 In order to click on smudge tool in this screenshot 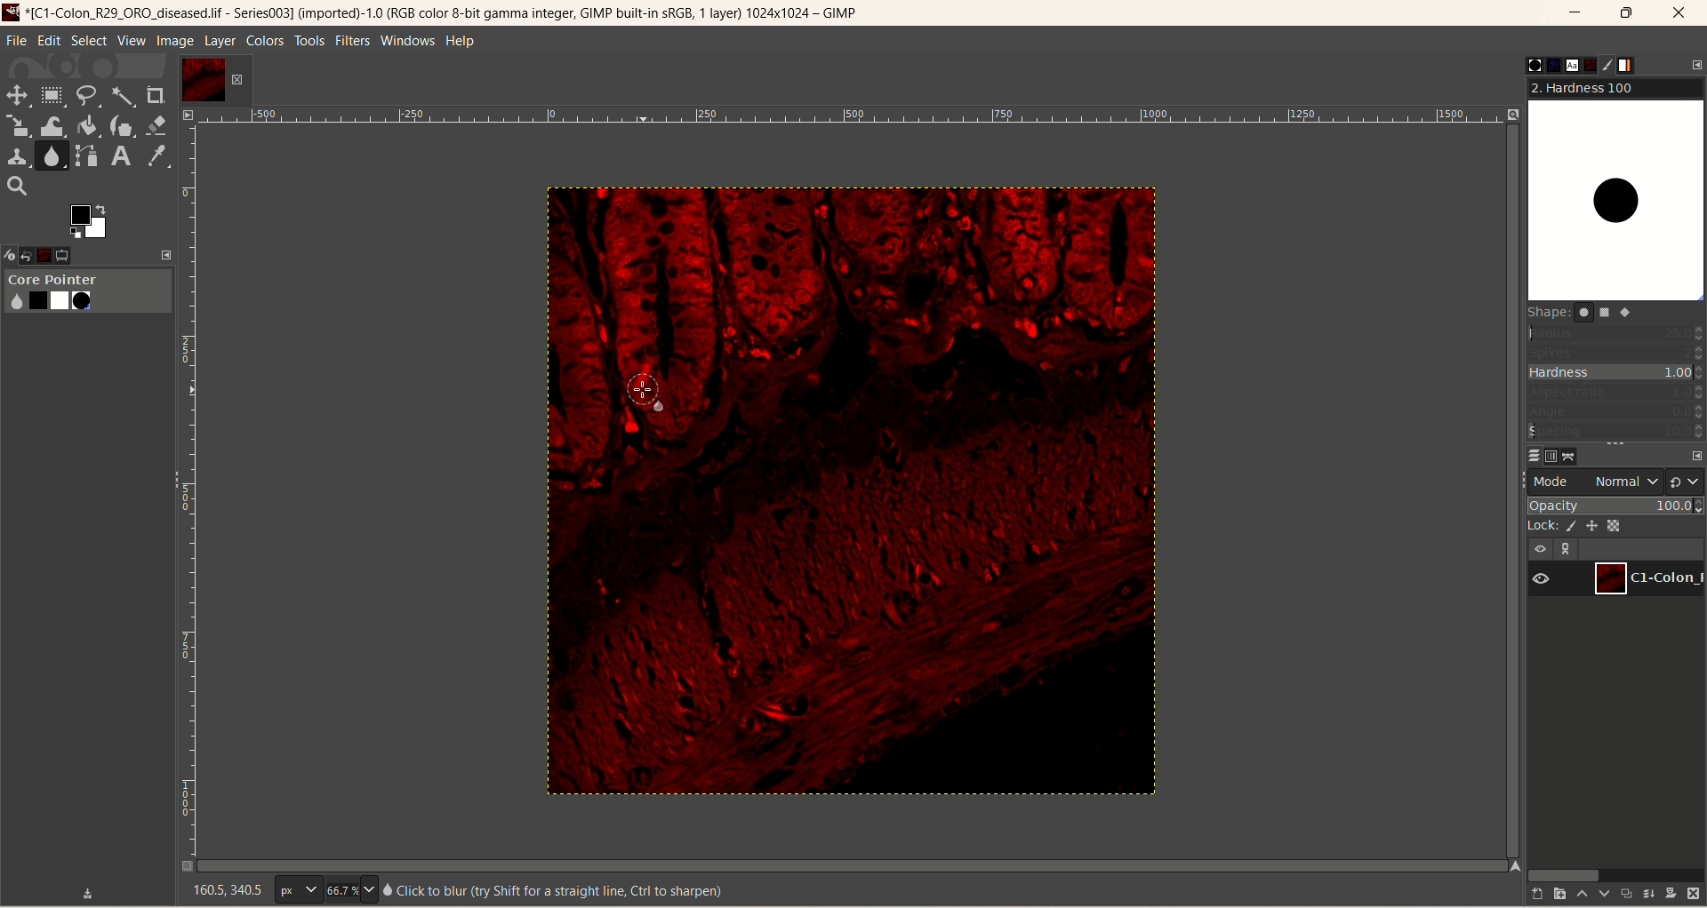, I will do `click(53, 155)`.